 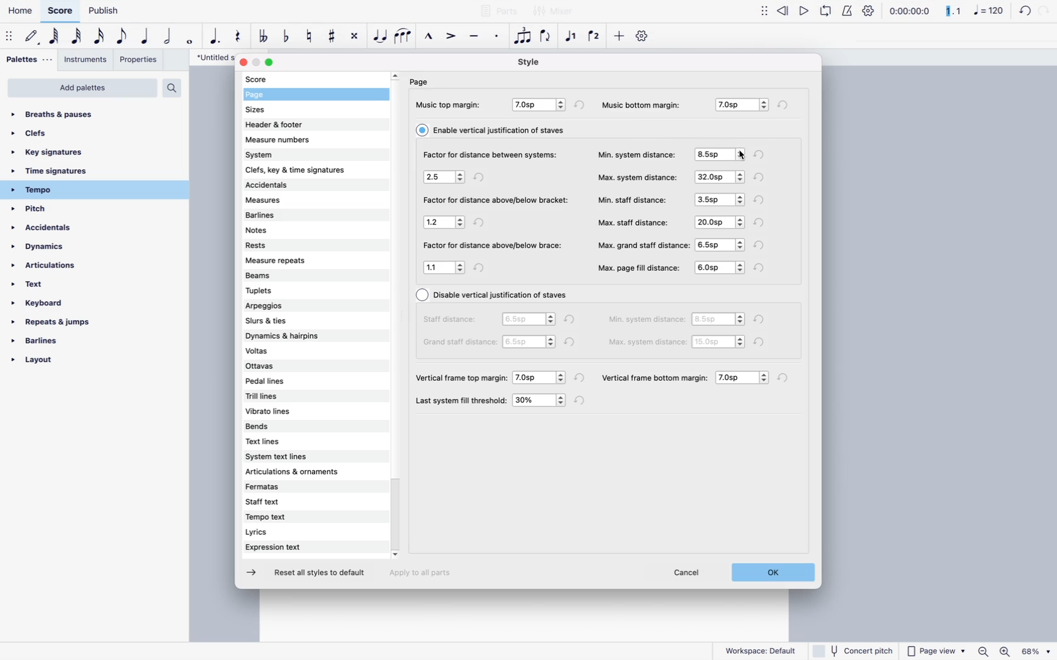 What do you see at coordinates (287, 289) in the screenshot?
I see `tuplets` at bounding box center [287, 289].